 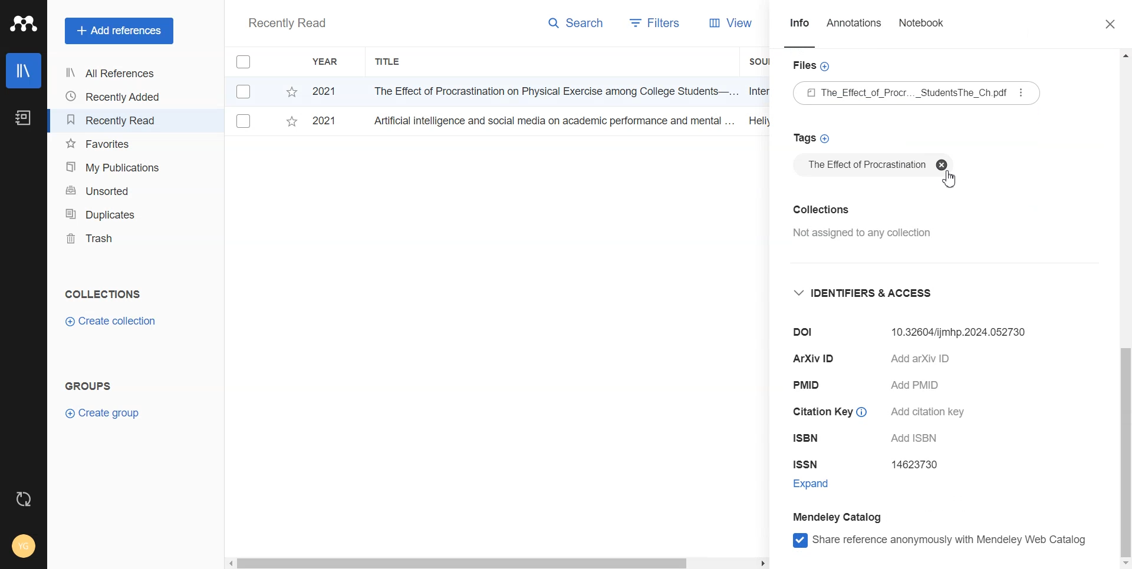 I want to click on Checkmarks, so click(x=245, y=62).